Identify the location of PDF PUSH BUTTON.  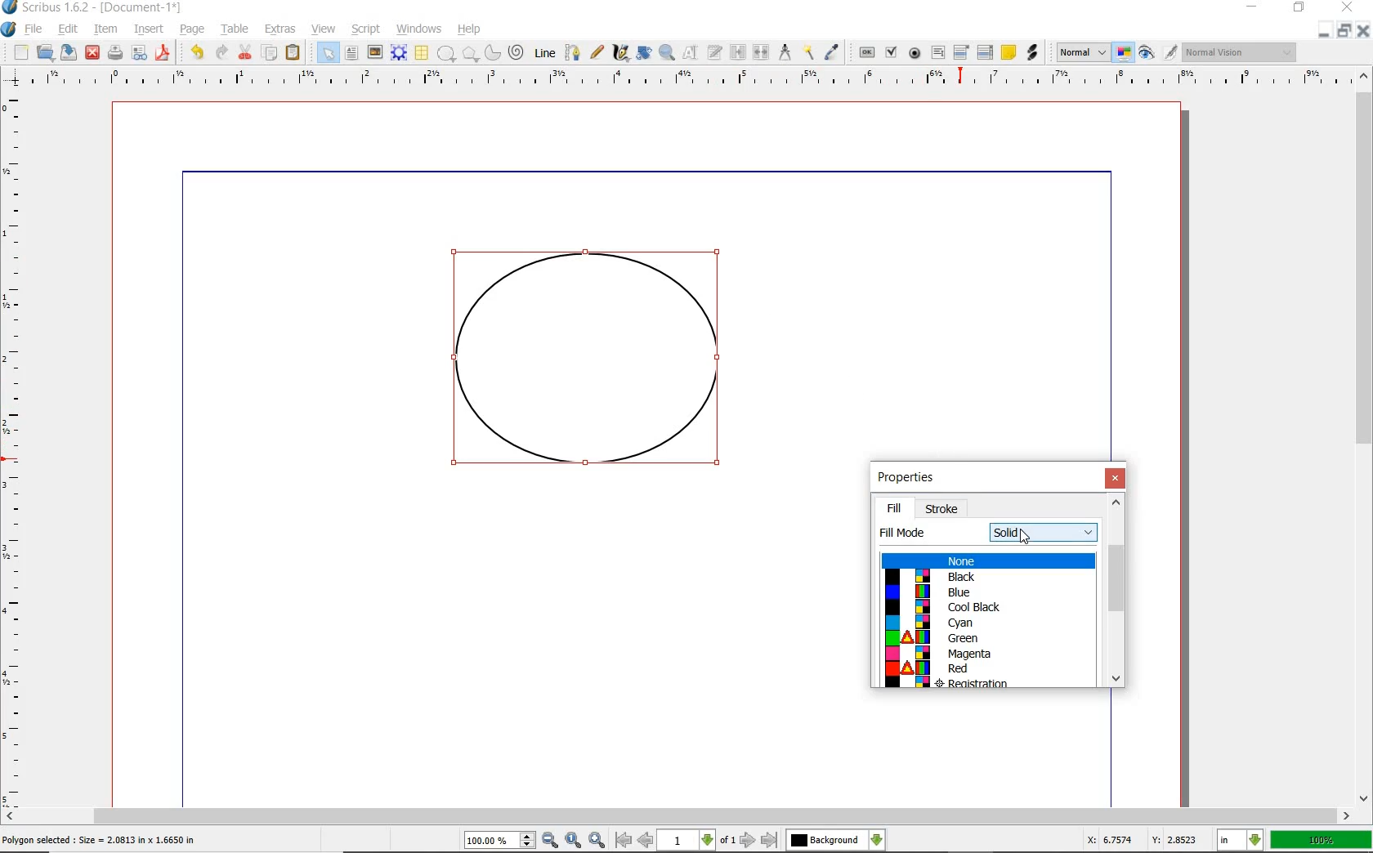
(865, 53).